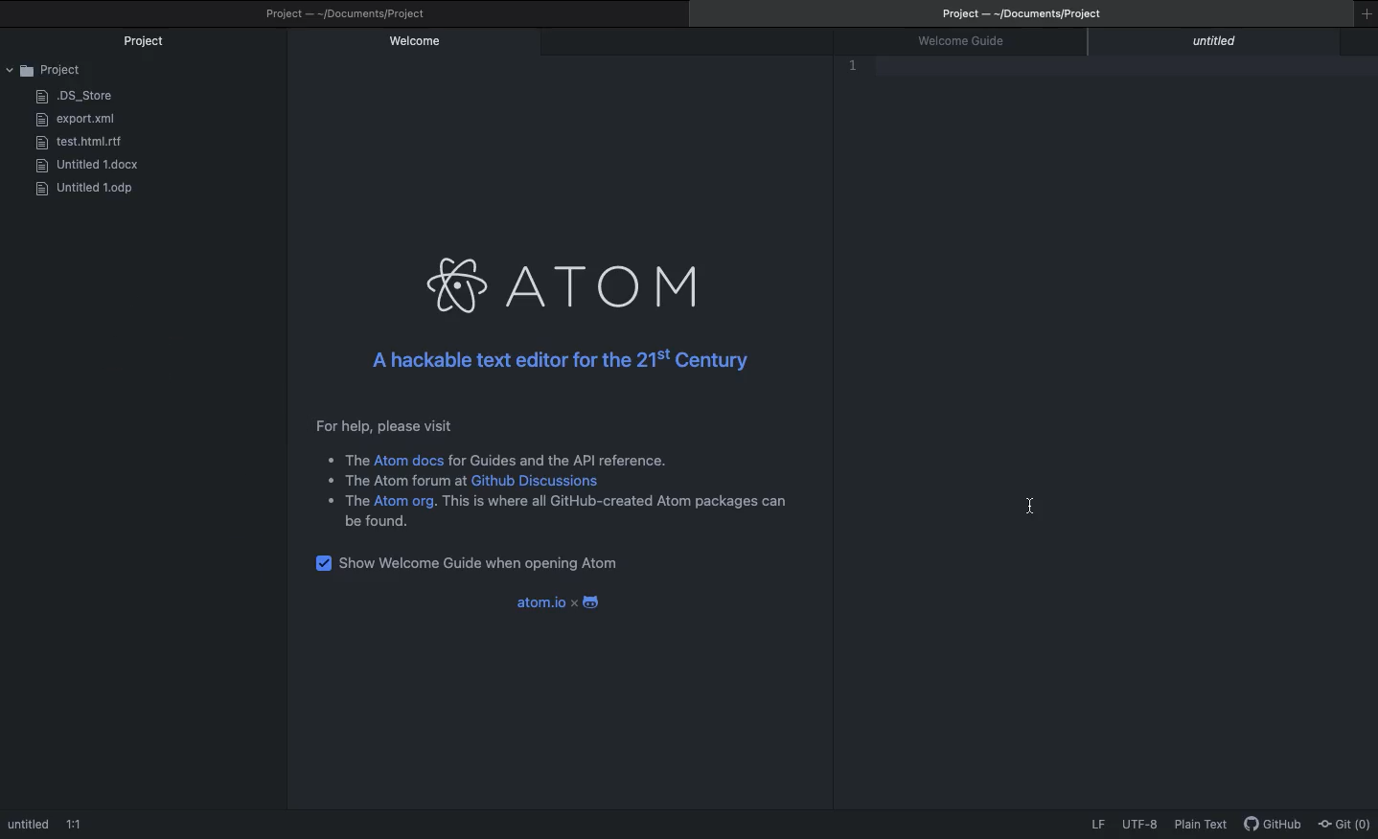 Image resolution: width=1378 pixels, height=839 pixels. I want to click on Project, so click(1032, 15).